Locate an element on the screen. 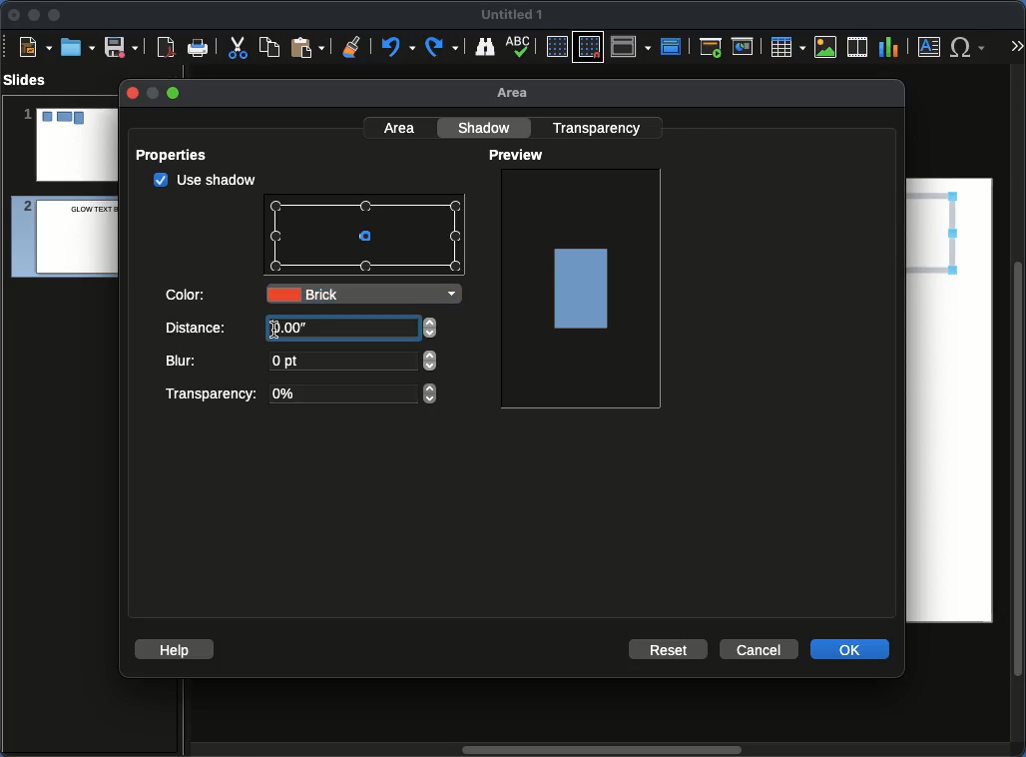  Special characters is located at coordinates (972, 47).